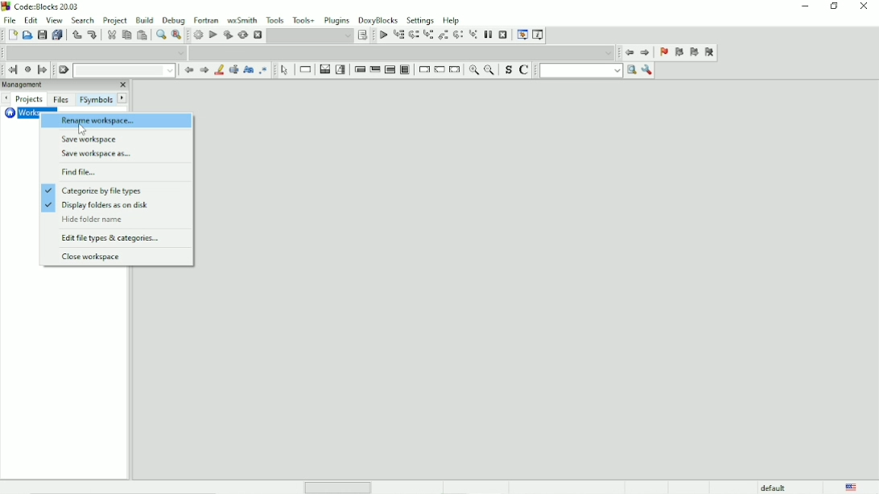  Describe the element at coordinates (390, 70) in the screenshot. I see `Counting loop` at that location.